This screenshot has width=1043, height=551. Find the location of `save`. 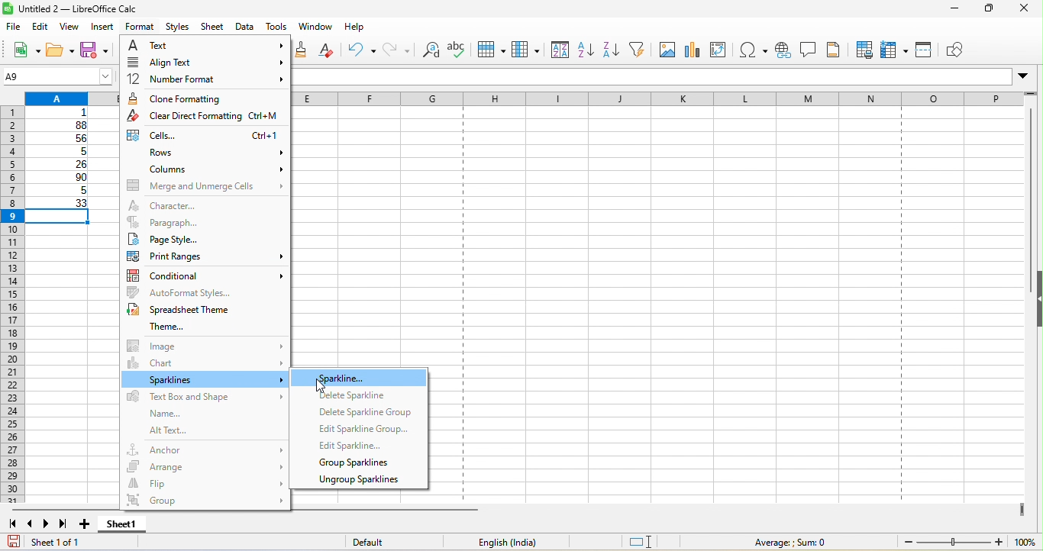

save is located at coordinates (98, 52).